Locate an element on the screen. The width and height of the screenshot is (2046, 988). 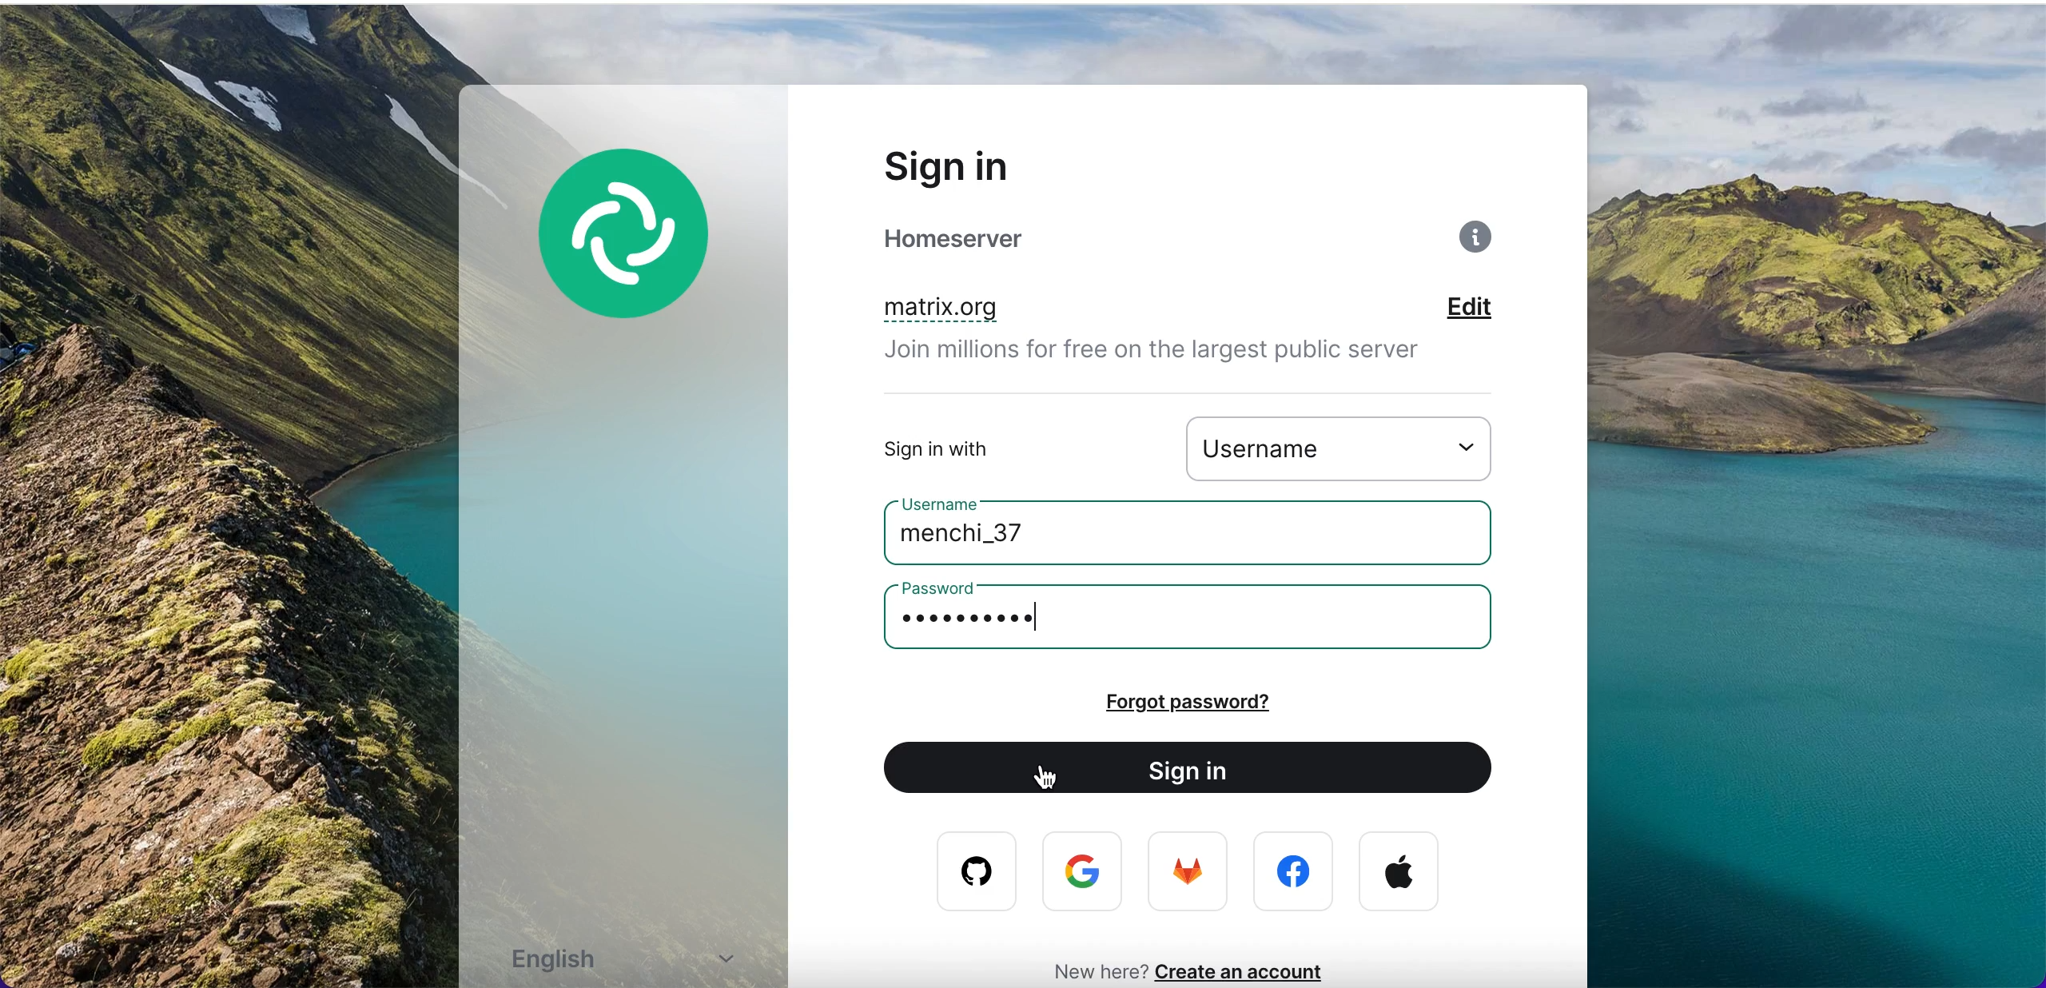
sign in is located at coordinates (989, 165).